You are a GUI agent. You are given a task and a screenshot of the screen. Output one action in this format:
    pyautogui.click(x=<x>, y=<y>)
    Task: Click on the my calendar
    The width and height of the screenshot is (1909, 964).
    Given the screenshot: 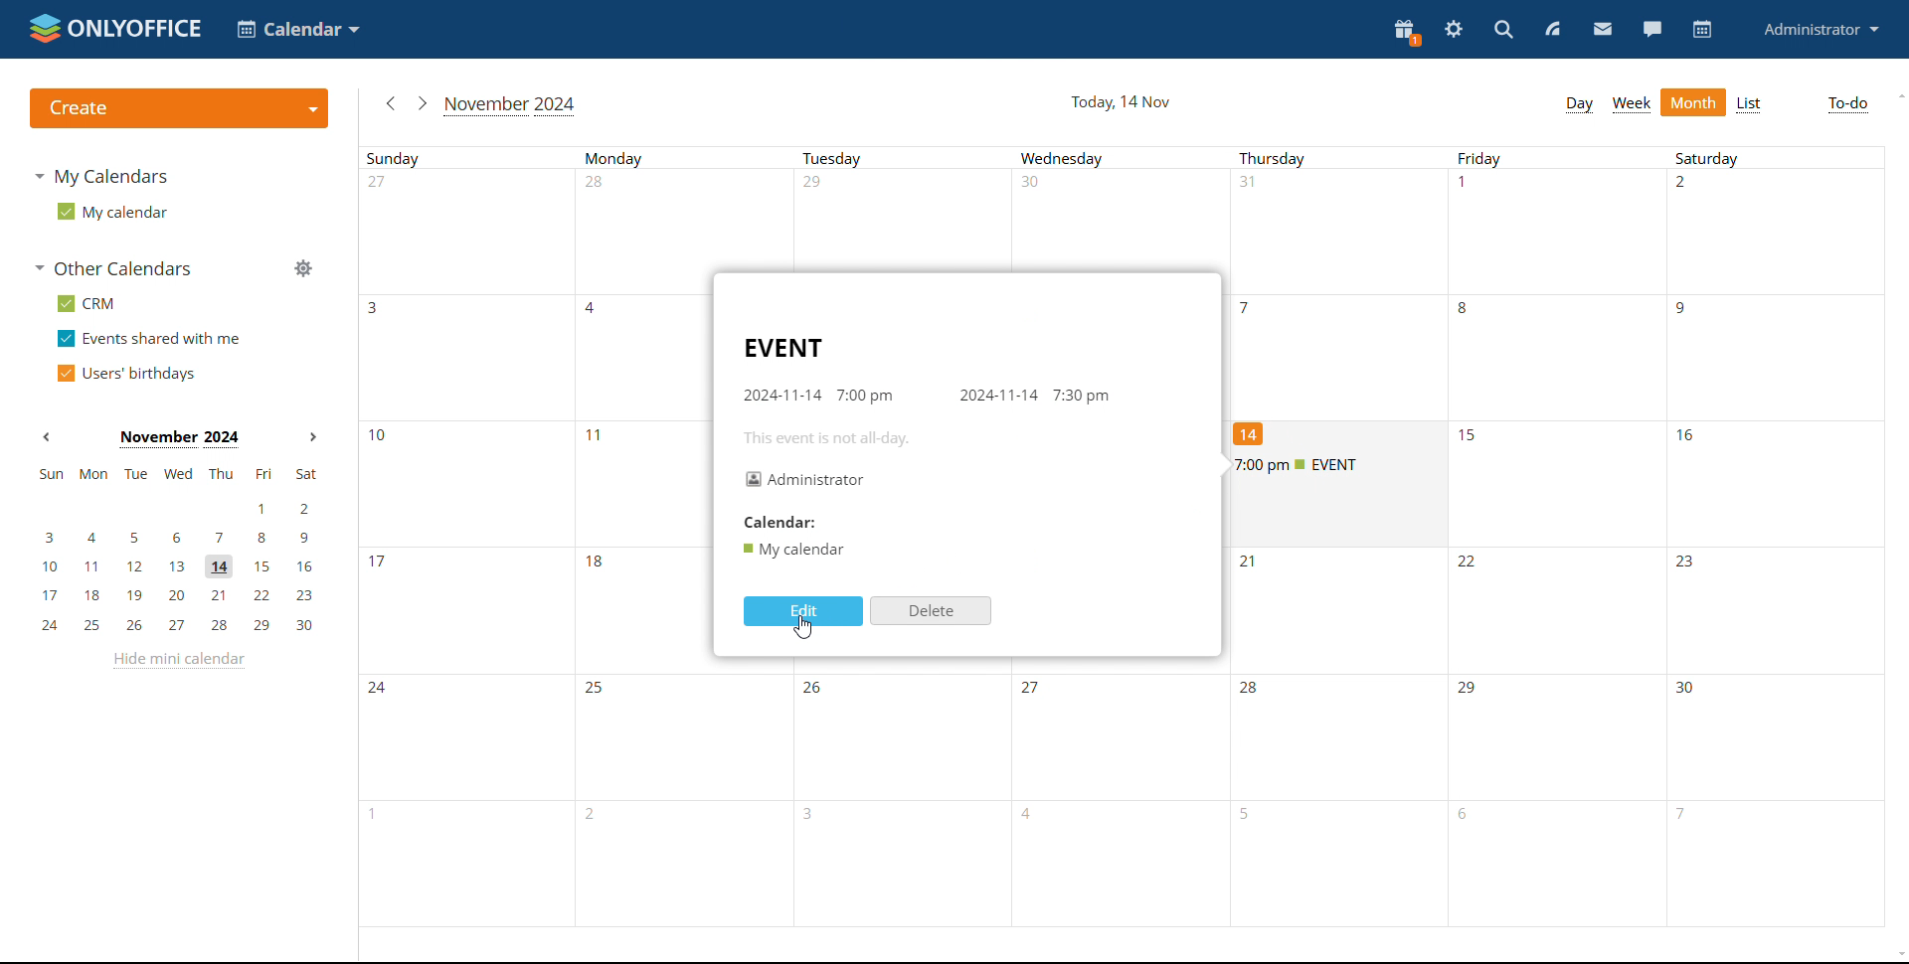 What is the action you would take?
    pyautogui.click(x=110, y=212)
    